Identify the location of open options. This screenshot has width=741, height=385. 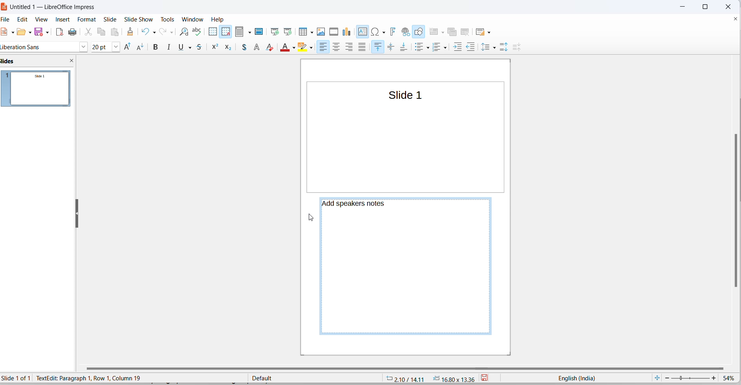
(29, 32).